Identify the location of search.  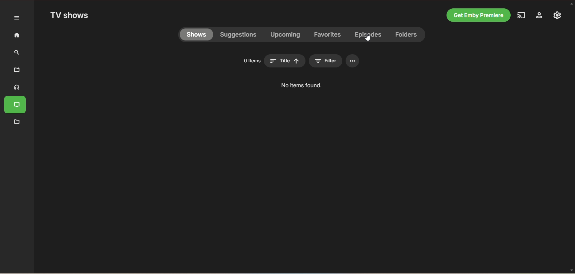
(15, 53).